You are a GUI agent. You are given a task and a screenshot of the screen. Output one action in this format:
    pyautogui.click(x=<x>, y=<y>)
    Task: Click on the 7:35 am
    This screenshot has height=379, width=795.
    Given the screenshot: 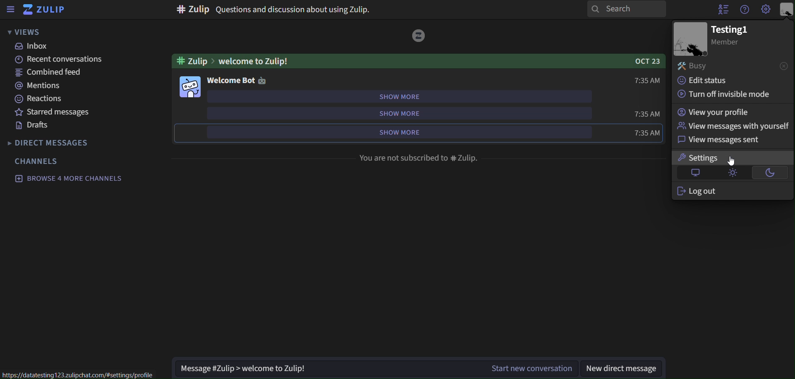 What is the action you would take?
    pyautogui.click(x=647, y=132)
    